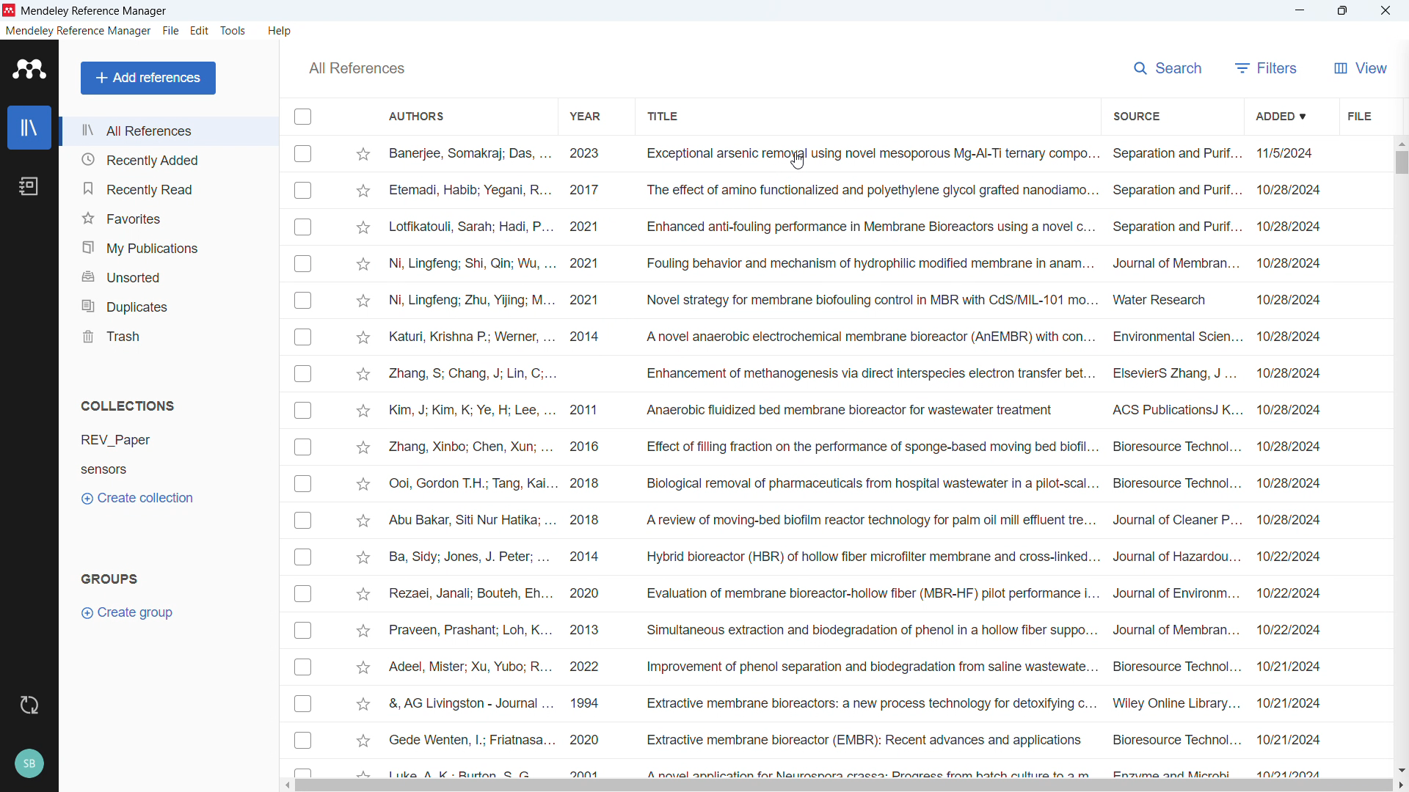 This screenshot has width=1409, height=792. I want to click on recently read, so click(167, 189).